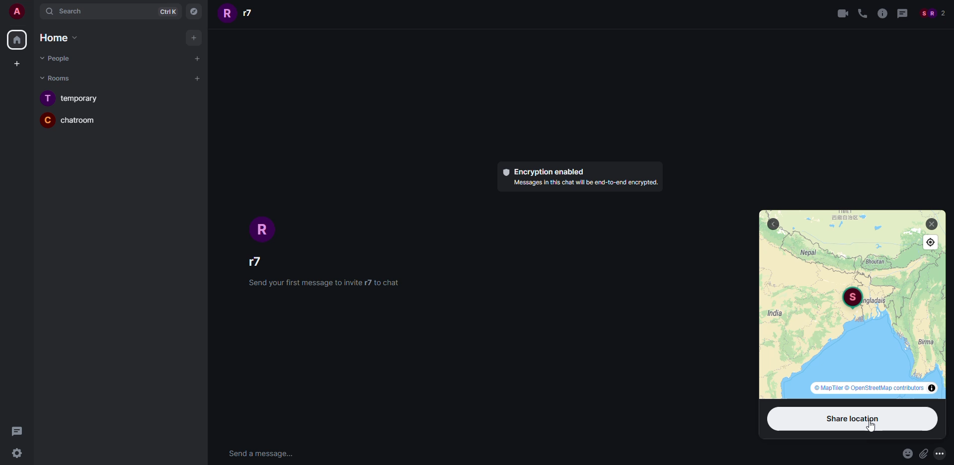 Image resolution: width=954 pixels, height=465 pixels. I want to click on share location, so click(854, 419).